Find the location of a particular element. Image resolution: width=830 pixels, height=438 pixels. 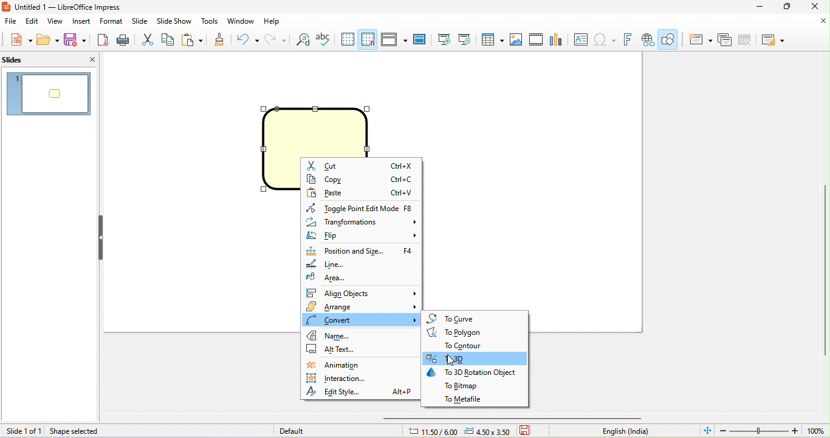

cut is located at coordinates (146, 39).